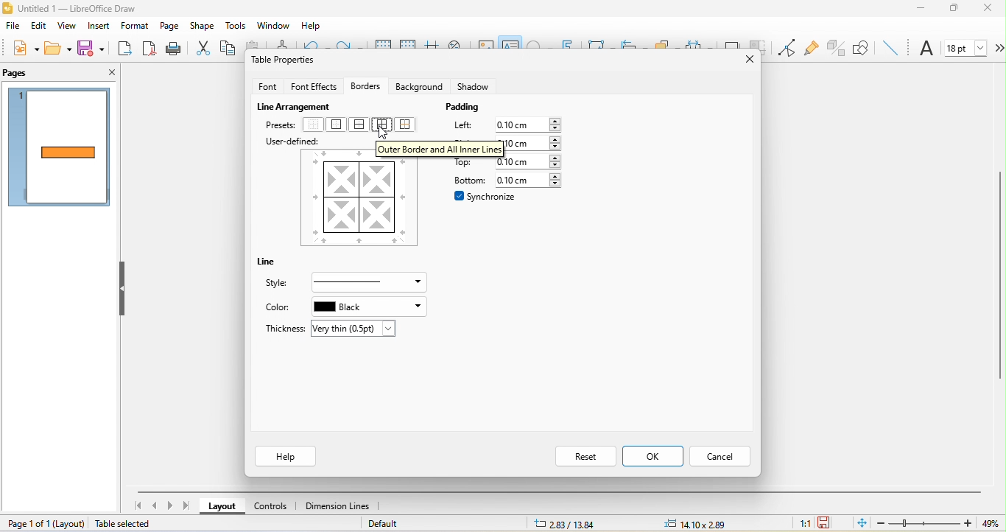 The width and height of the screenshot is (1006, 532). What do you see at coordinates (745, 57) in the screenshot?
I see `close` at bounding box center [745, 57].